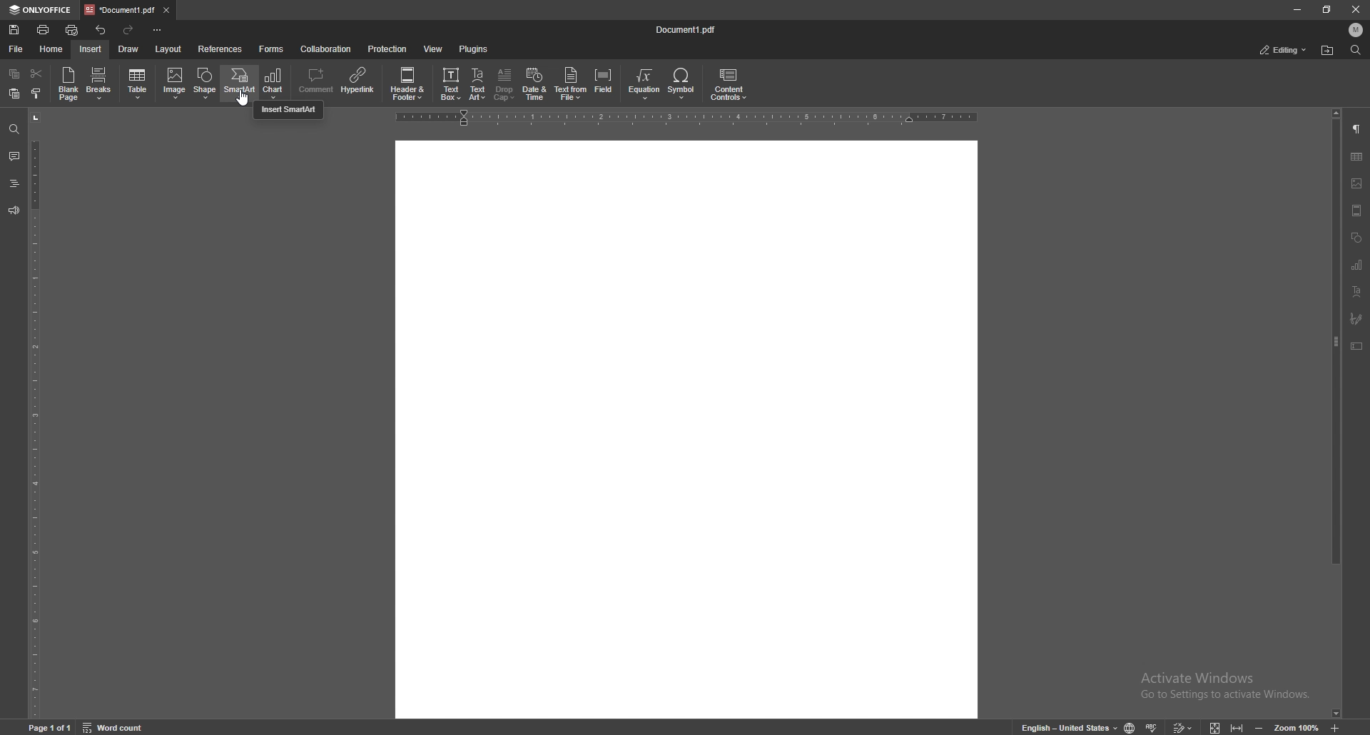 The height and width of the screenshot is (735, 1370). I want to click on zoom in, so click(1338, 728).